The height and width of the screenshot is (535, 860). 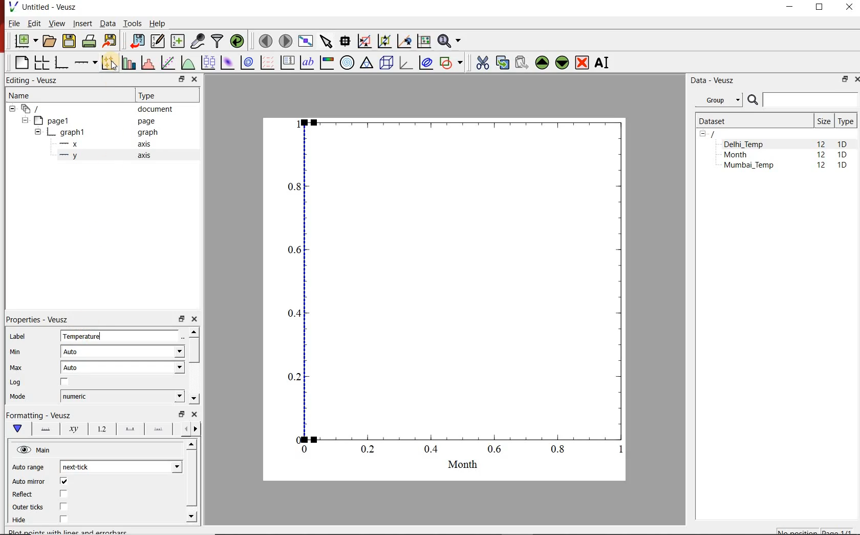 What do you see at coordinates (193, 80) in the screenshot?
I see `close` at bounding box center [193, 80].